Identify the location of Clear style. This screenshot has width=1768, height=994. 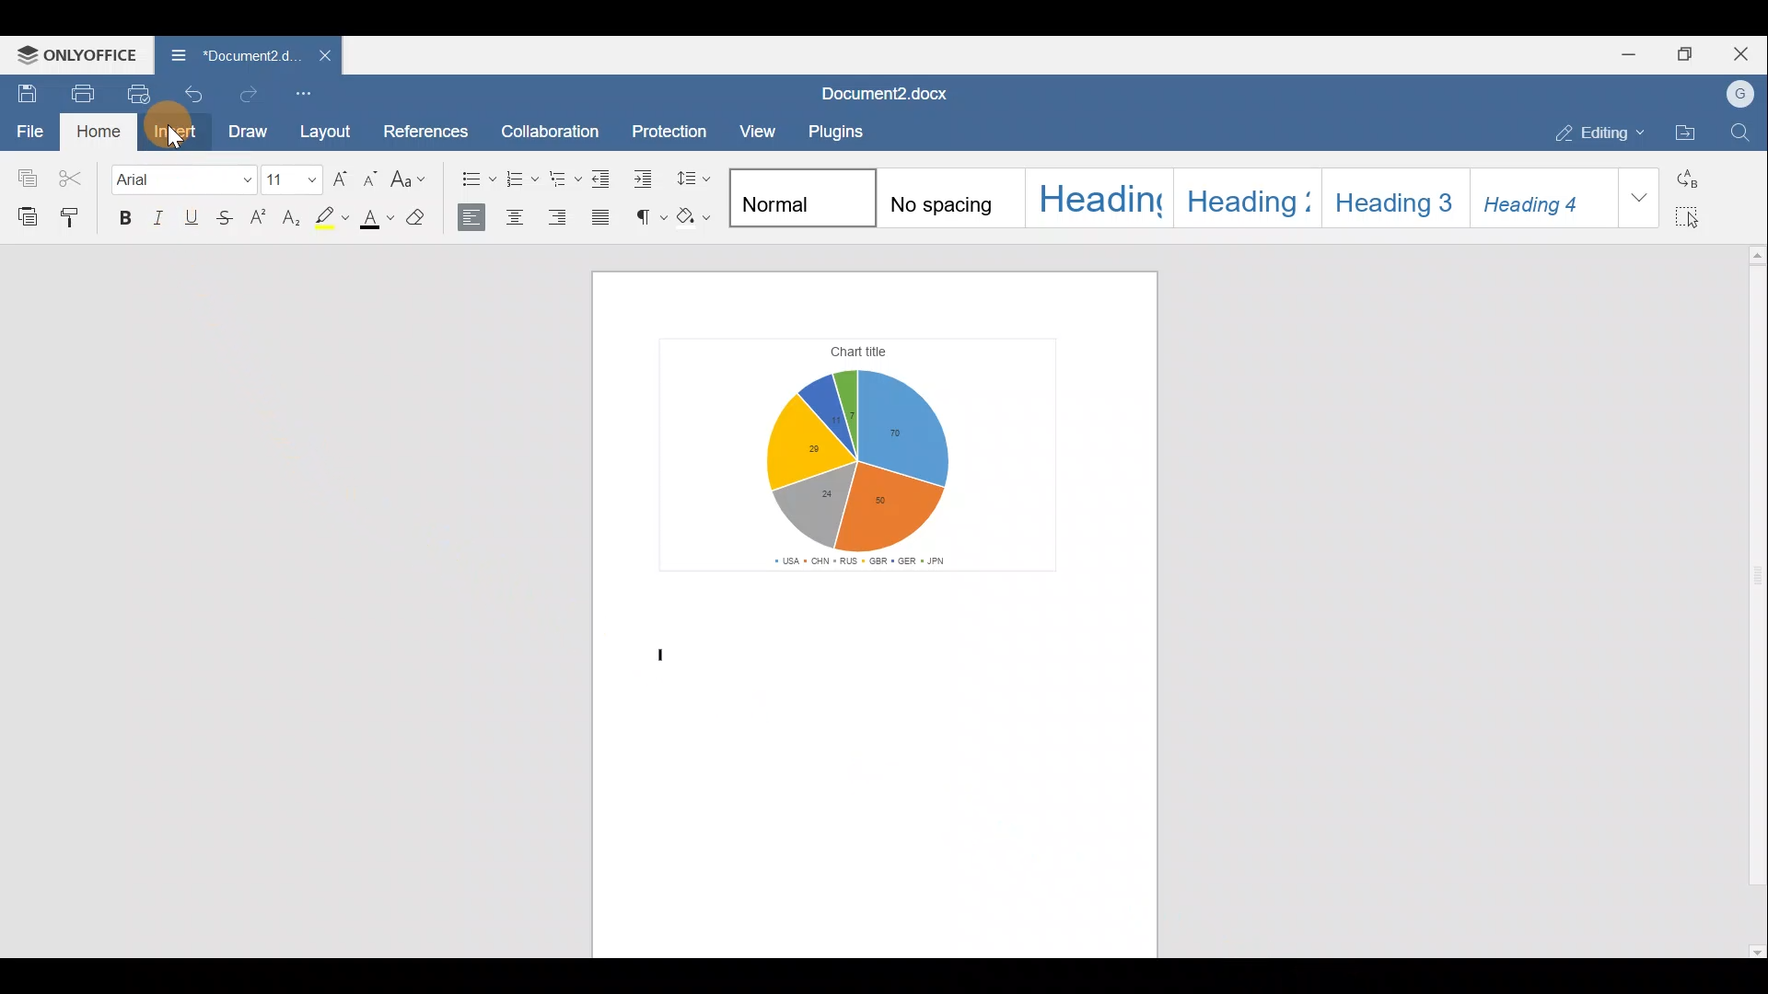
(426, 219).